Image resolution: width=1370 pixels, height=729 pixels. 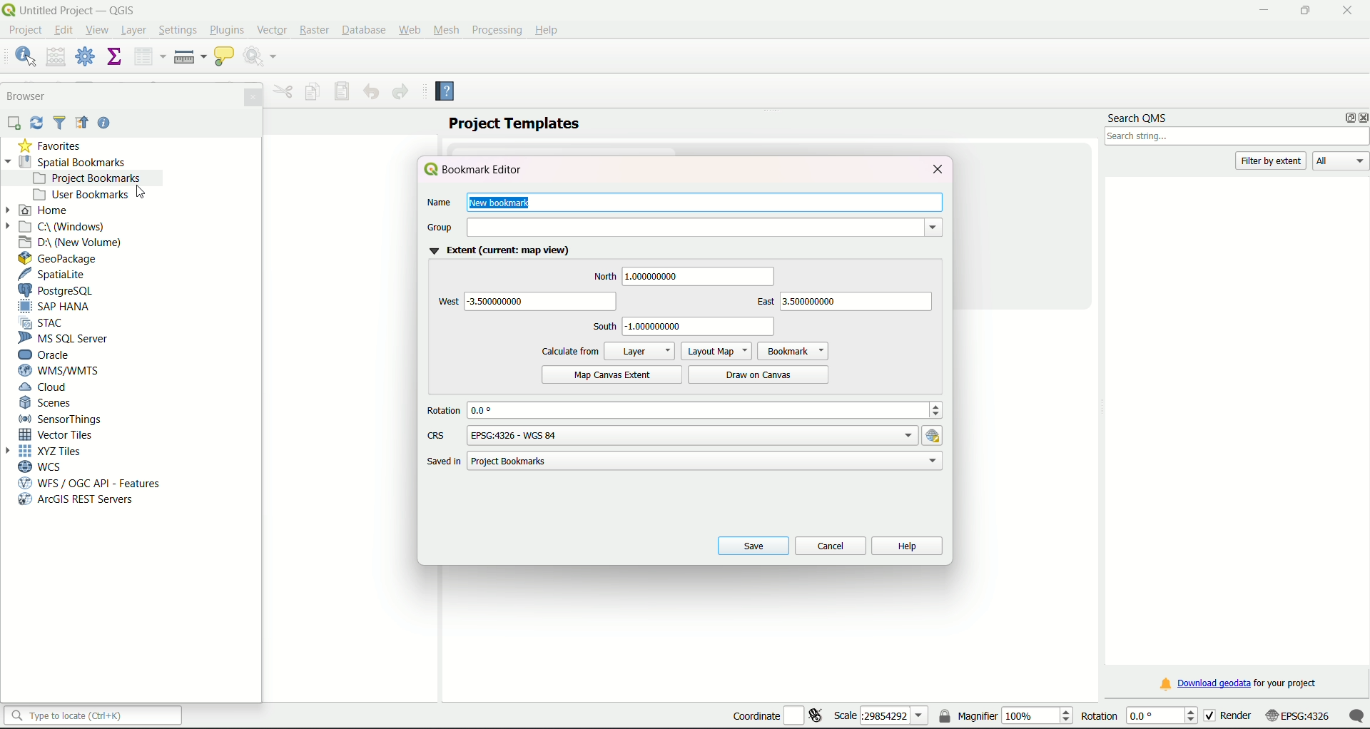 What do you see at coordinates (547, 30) in the screenshot?
I see `Help` at bounding box center [547, 30].